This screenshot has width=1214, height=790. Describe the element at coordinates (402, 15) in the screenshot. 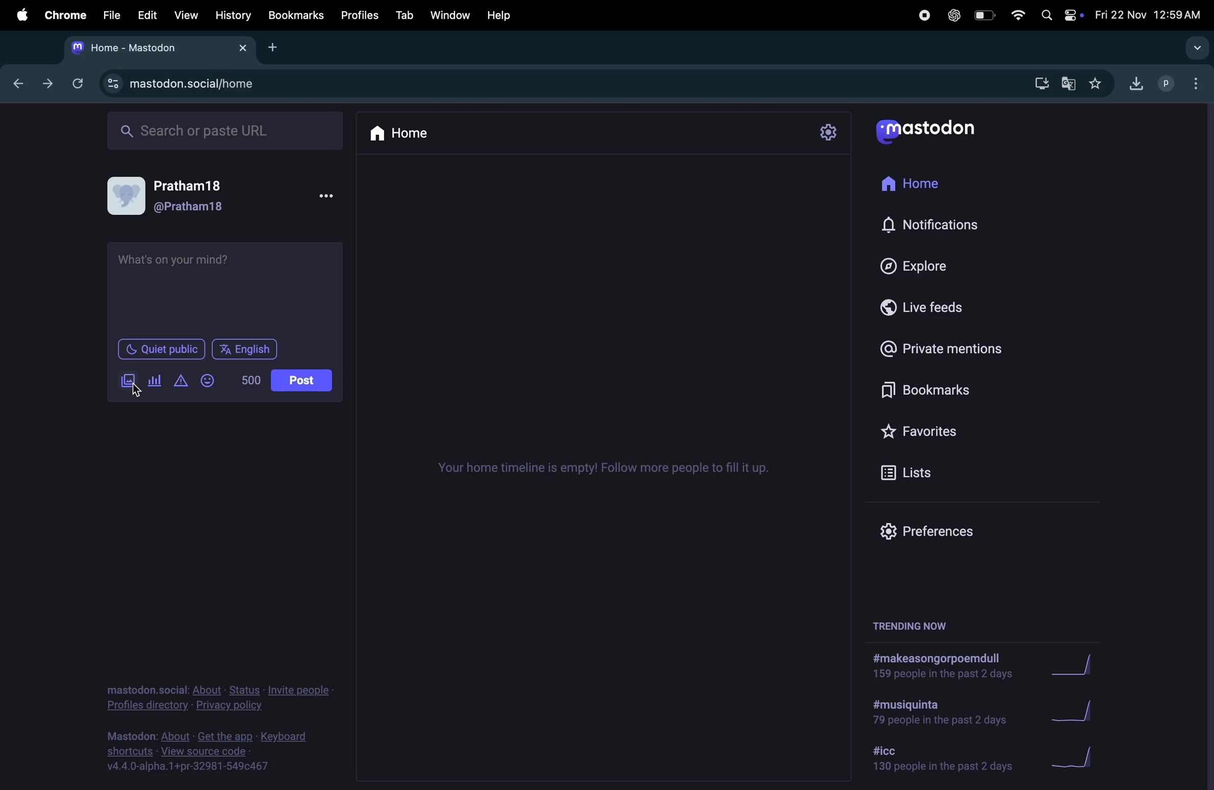

I see `tab` at that location.